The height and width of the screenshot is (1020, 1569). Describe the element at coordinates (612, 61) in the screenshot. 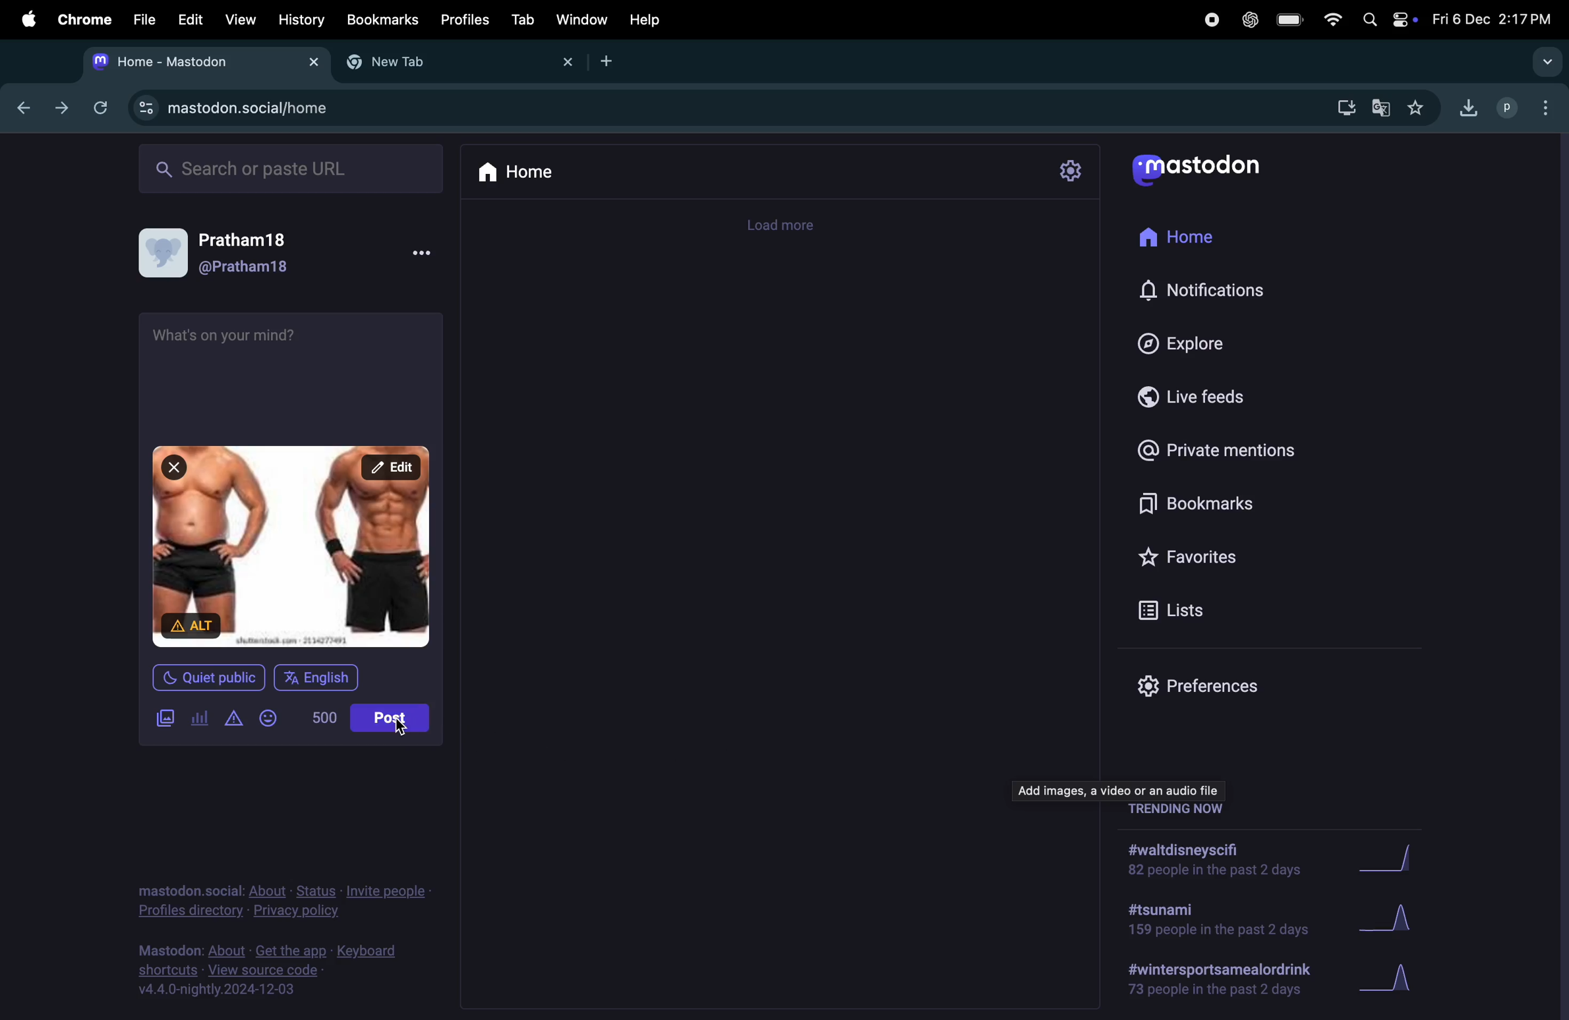

I see `new tab` at that location.